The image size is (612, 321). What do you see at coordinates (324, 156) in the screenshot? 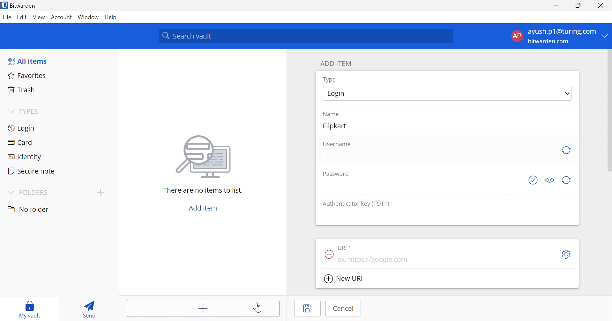
I see `Typing Cursor` at bounding box center [324, 156].